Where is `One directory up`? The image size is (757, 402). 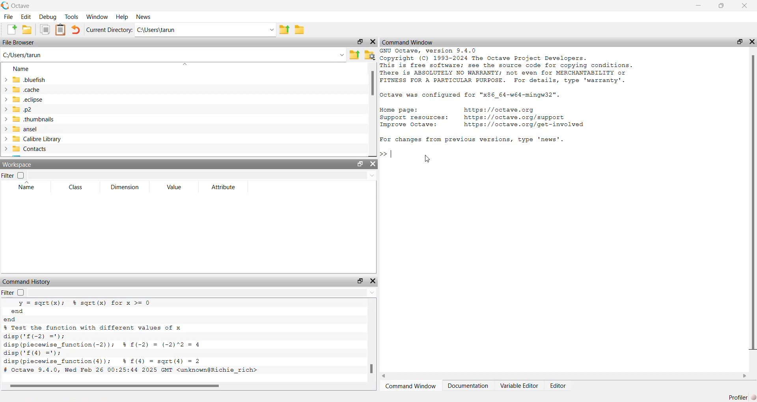 One directory up is located at coordinates (354, 54).